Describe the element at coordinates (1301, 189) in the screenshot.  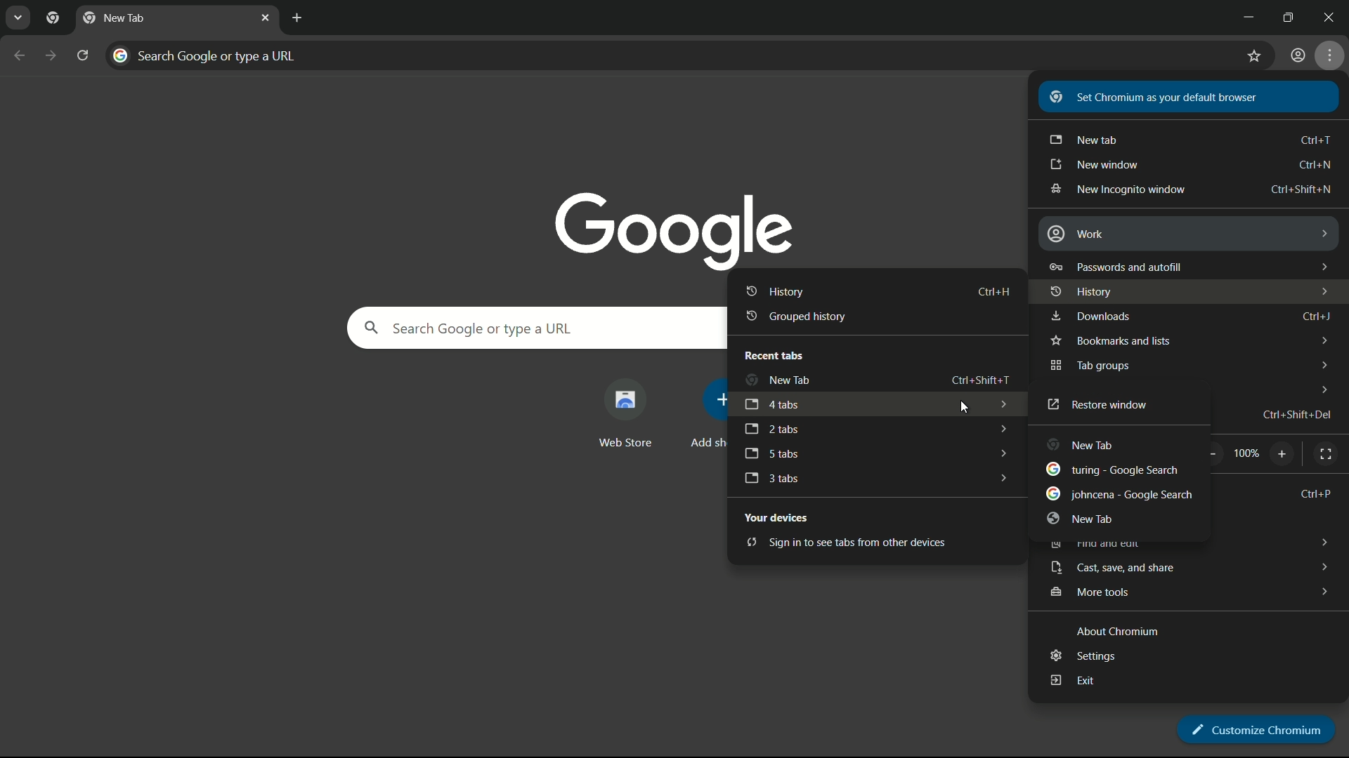
I see `shortcut key` at that location.